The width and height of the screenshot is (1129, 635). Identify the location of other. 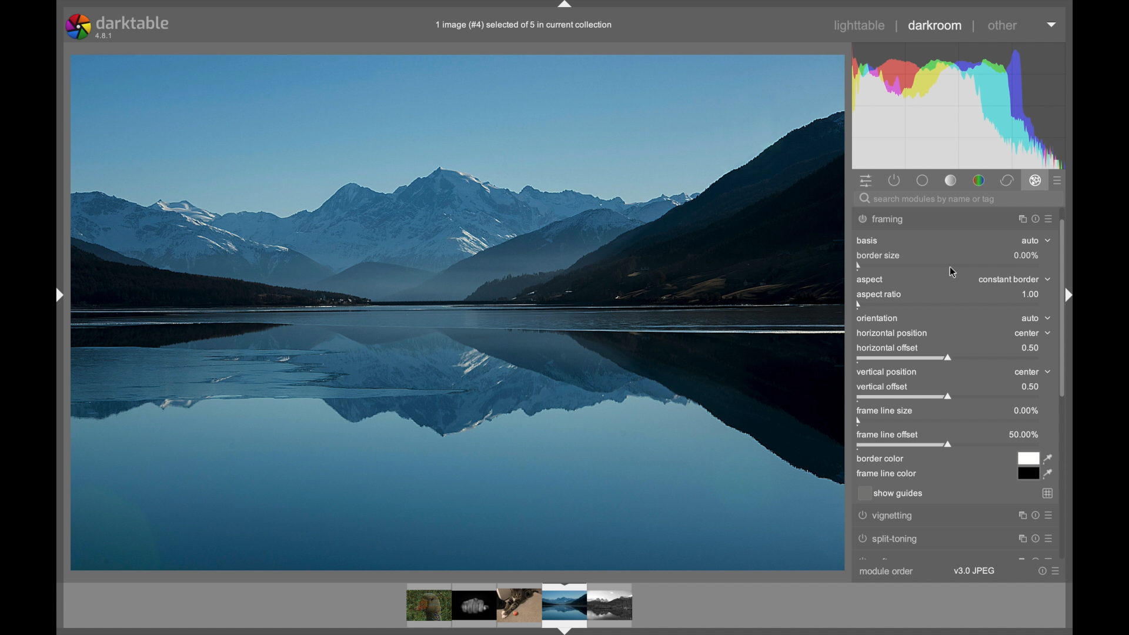
(1004, 26).